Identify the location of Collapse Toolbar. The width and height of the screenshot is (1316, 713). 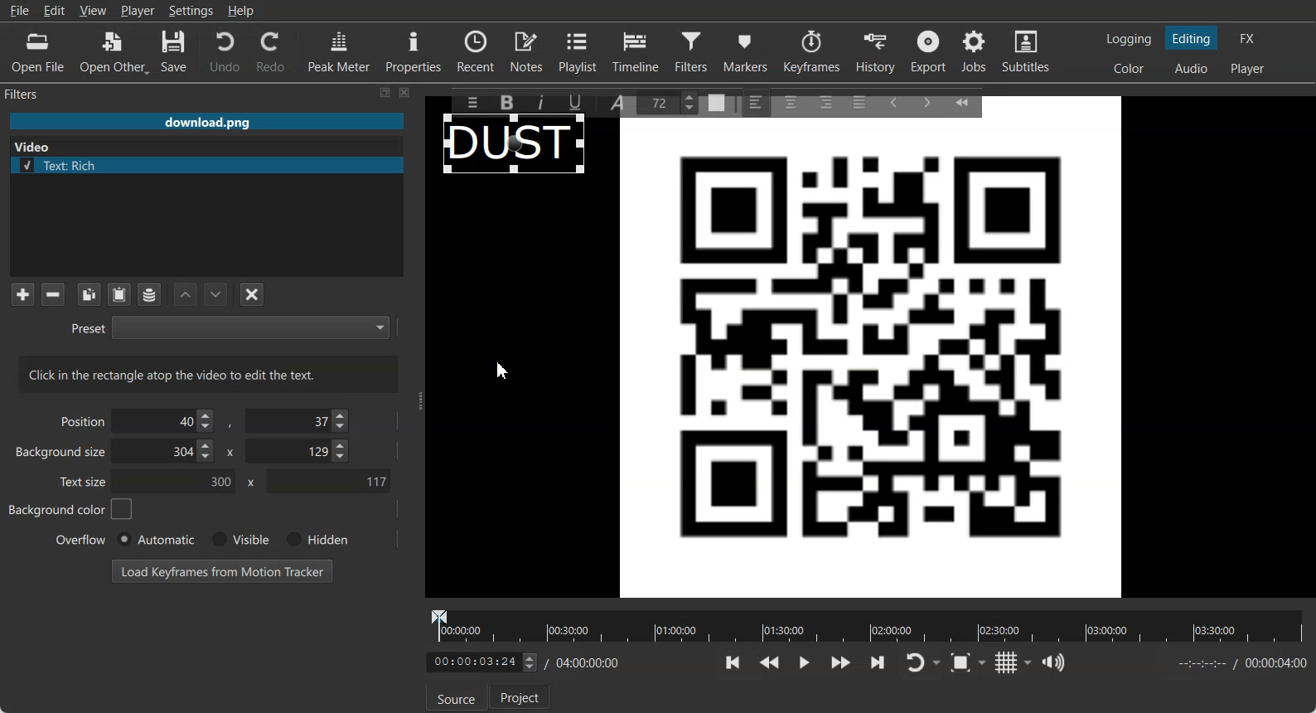
(970, 99).